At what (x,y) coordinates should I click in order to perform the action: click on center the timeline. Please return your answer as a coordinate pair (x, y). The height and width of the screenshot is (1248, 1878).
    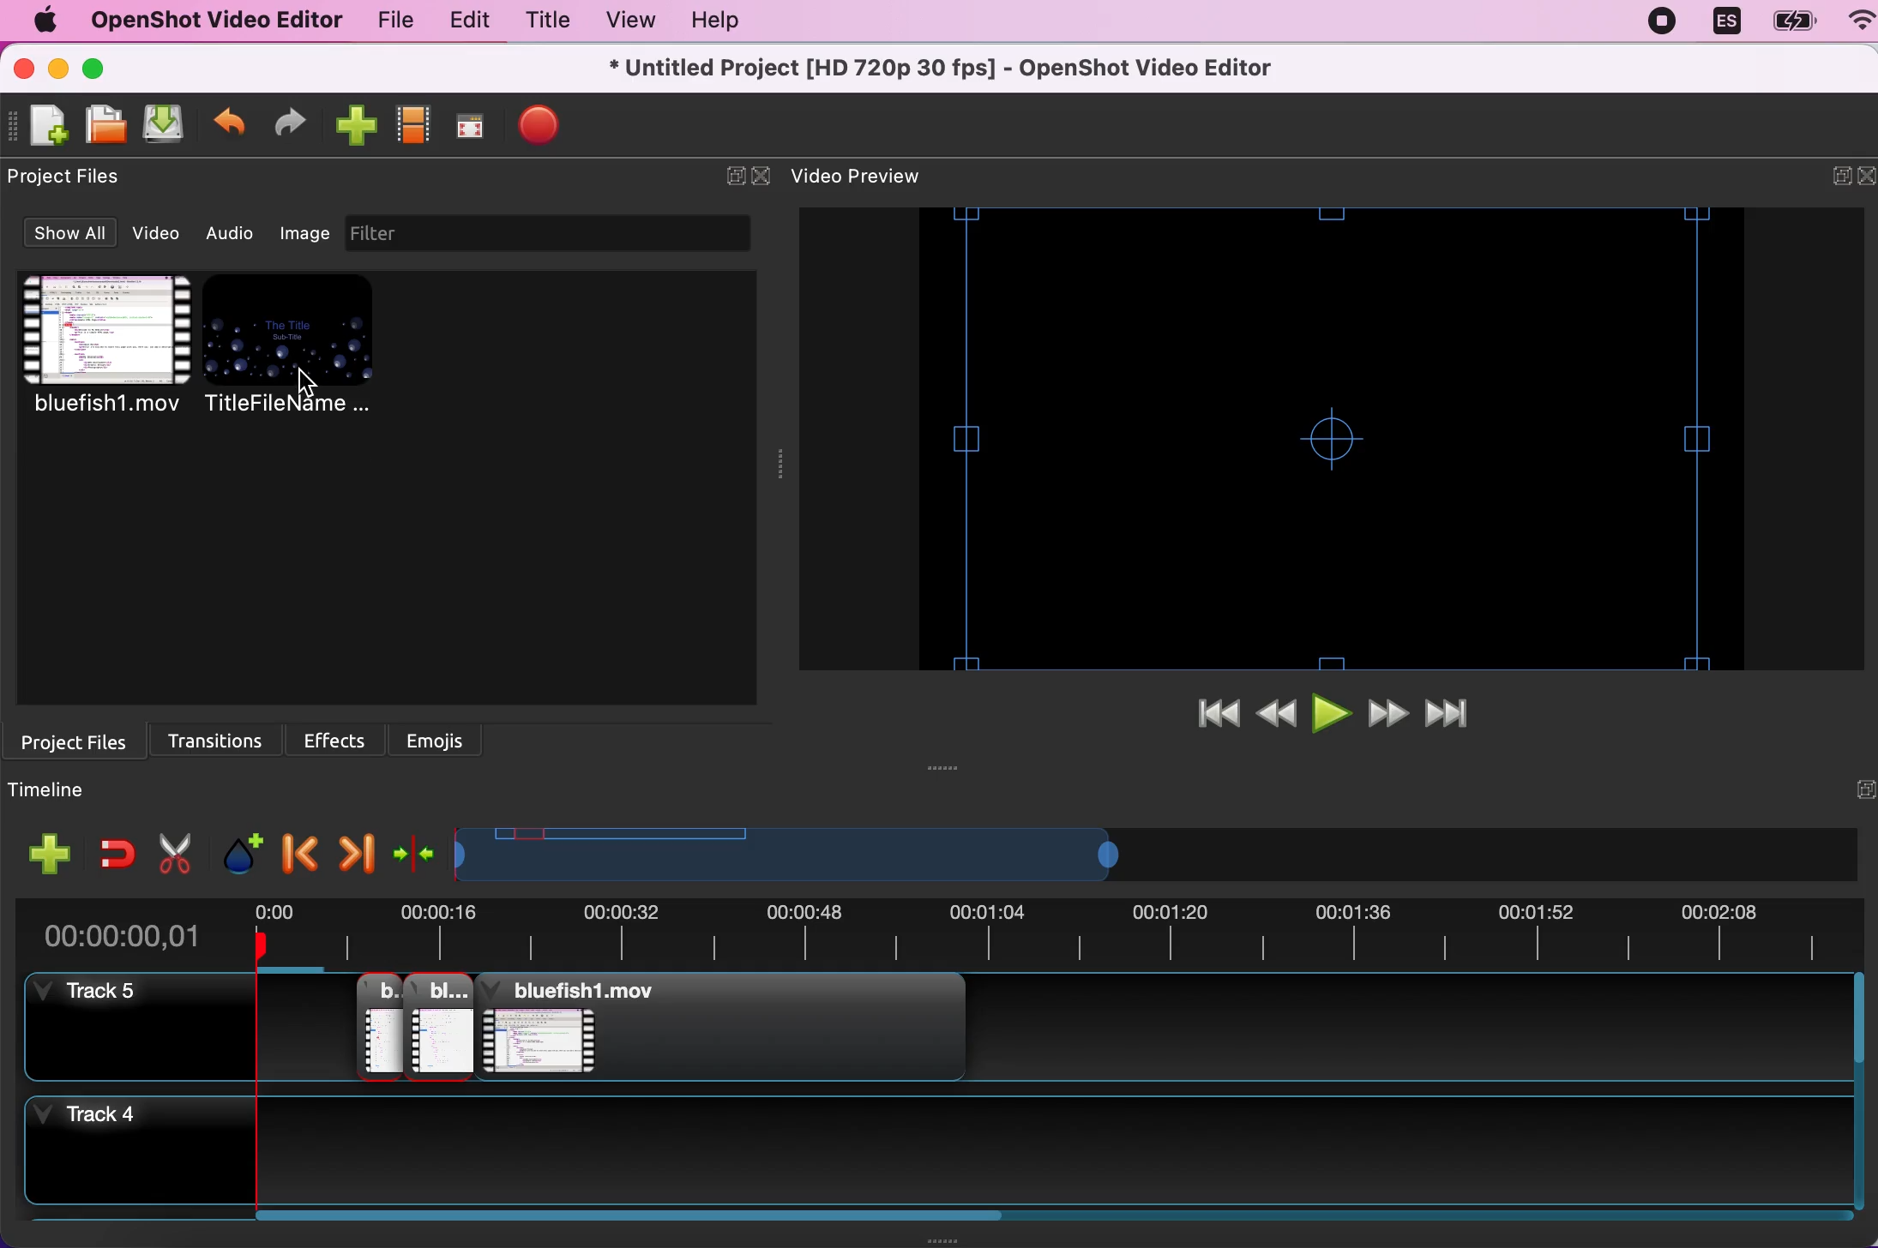
    Looking at the image, I should click on (416, 851).